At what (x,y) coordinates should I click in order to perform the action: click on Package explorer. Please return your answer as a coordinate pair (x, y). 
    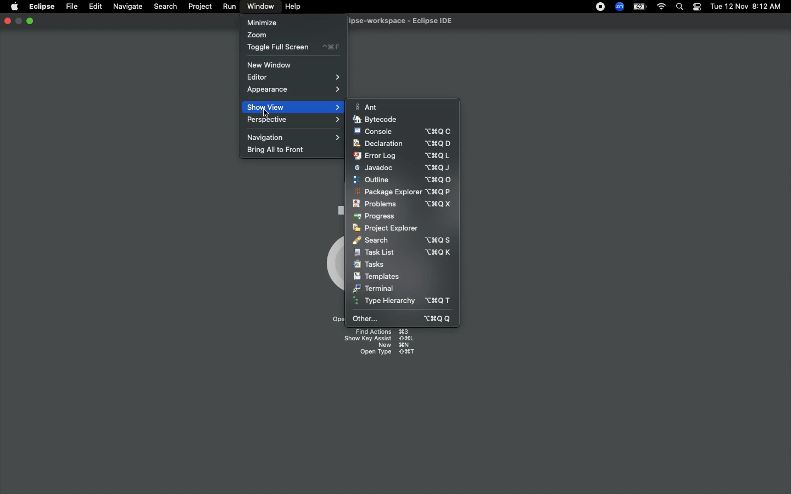
    Looking at the image, I should click on (400, 192).